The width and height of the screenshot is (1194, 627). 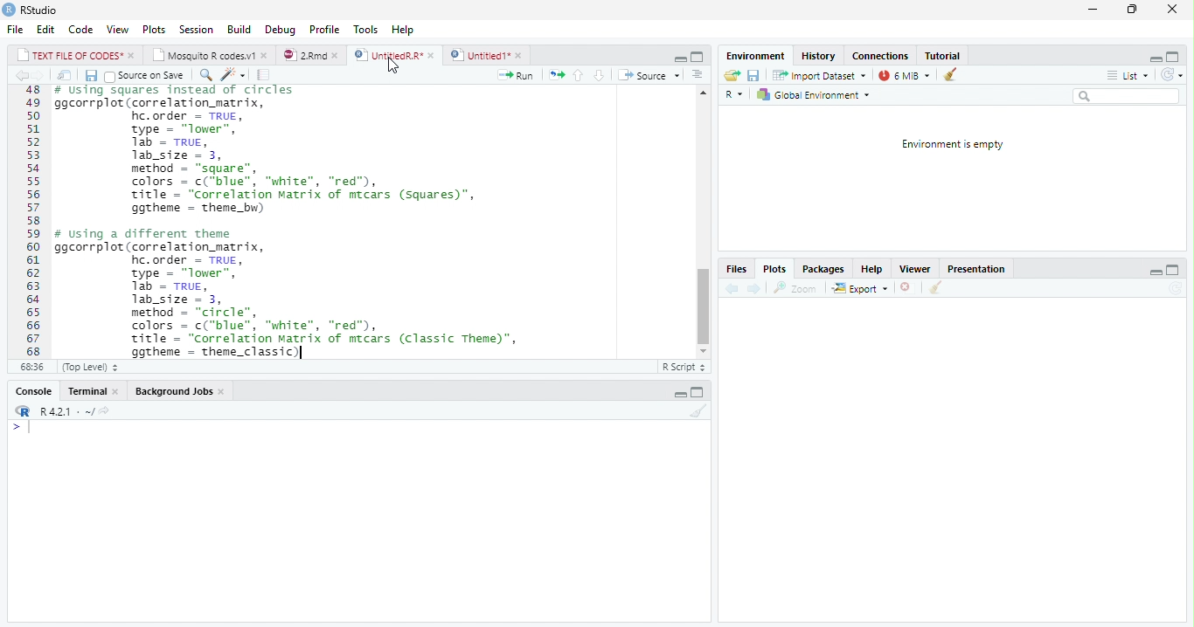 I want to click on Help, so click(x=874, y=269).